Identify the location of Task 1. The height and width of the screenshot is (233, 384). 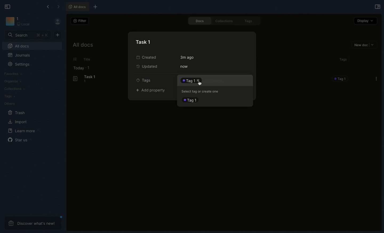
(144, 42).